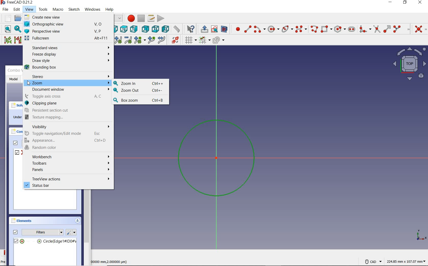 The width and height of the screenshot is (428, 266). What do you see at coordinates (116, 29) in the screenshot?
I see `front` at bounding box center [116, 29].